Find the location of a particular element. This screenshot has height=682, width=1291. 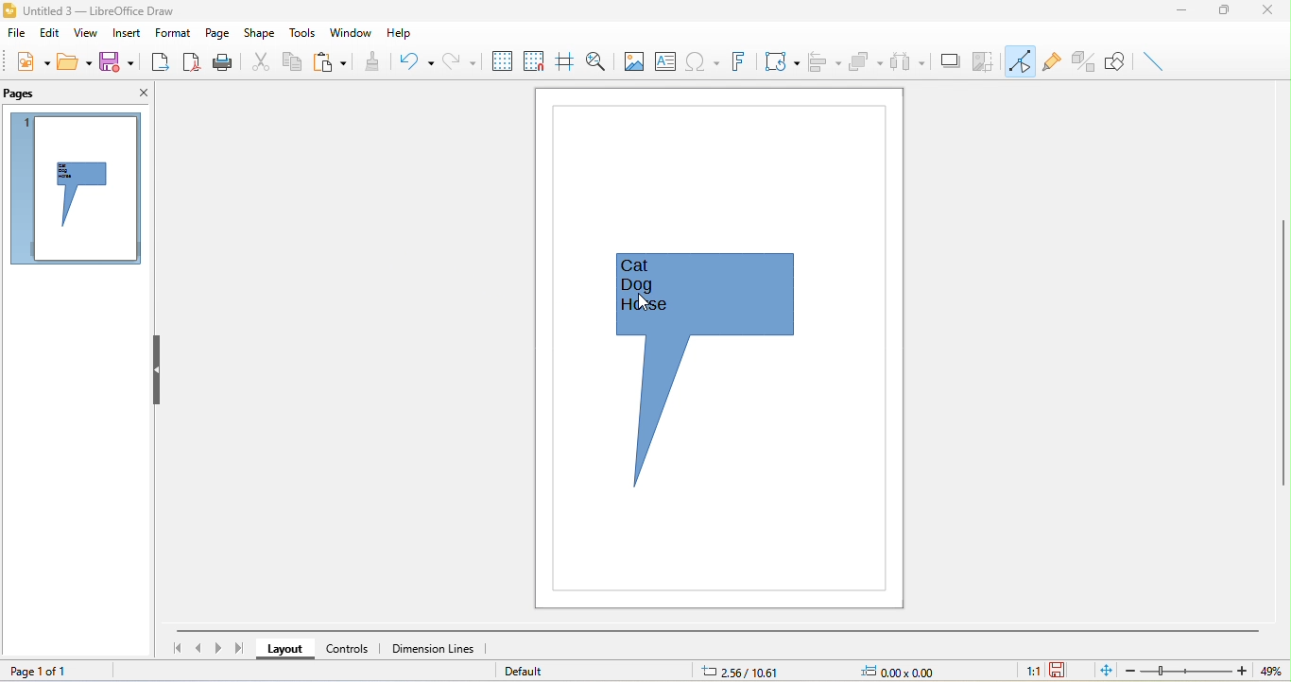

export is located at coordinates (156, 64).